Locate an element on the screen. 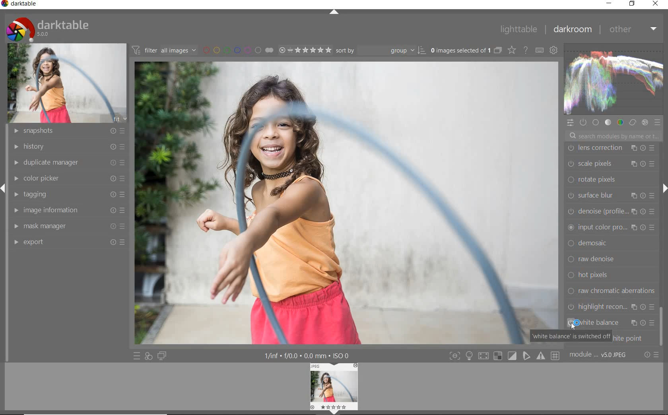 The width and height of the screenshot is (668, 415). show only active module is located at coordinates (584, 123).